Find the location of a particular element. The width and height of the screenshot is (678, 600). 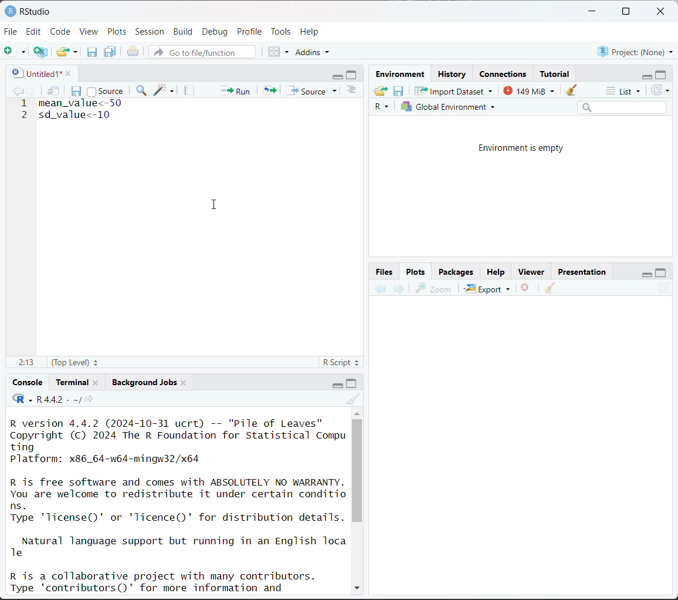

(top level) is located at coordinates (76, 362).